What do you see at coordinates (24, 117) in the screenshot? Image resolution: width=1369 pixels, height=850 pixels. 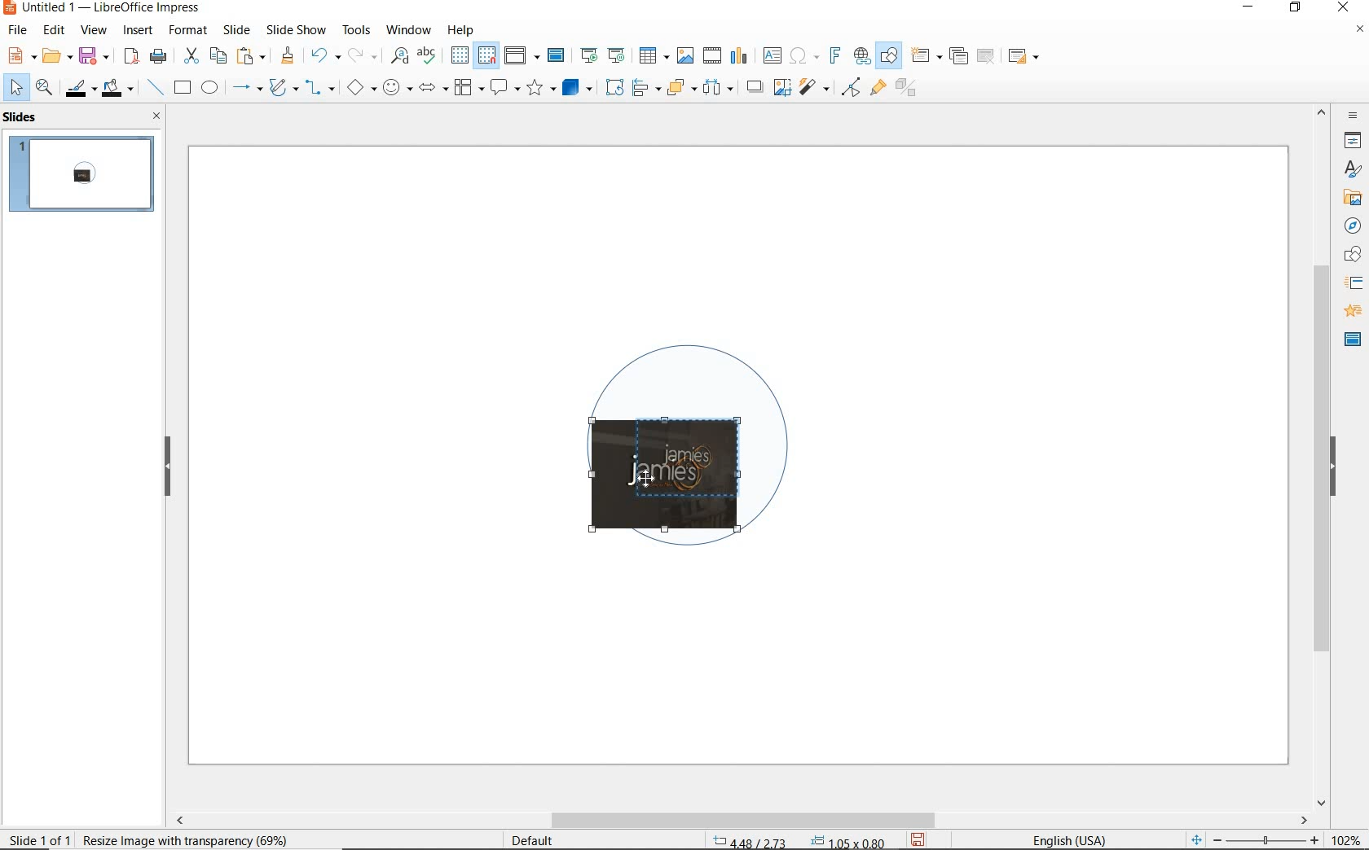 I see `slides` at bounding box center [24, 117].